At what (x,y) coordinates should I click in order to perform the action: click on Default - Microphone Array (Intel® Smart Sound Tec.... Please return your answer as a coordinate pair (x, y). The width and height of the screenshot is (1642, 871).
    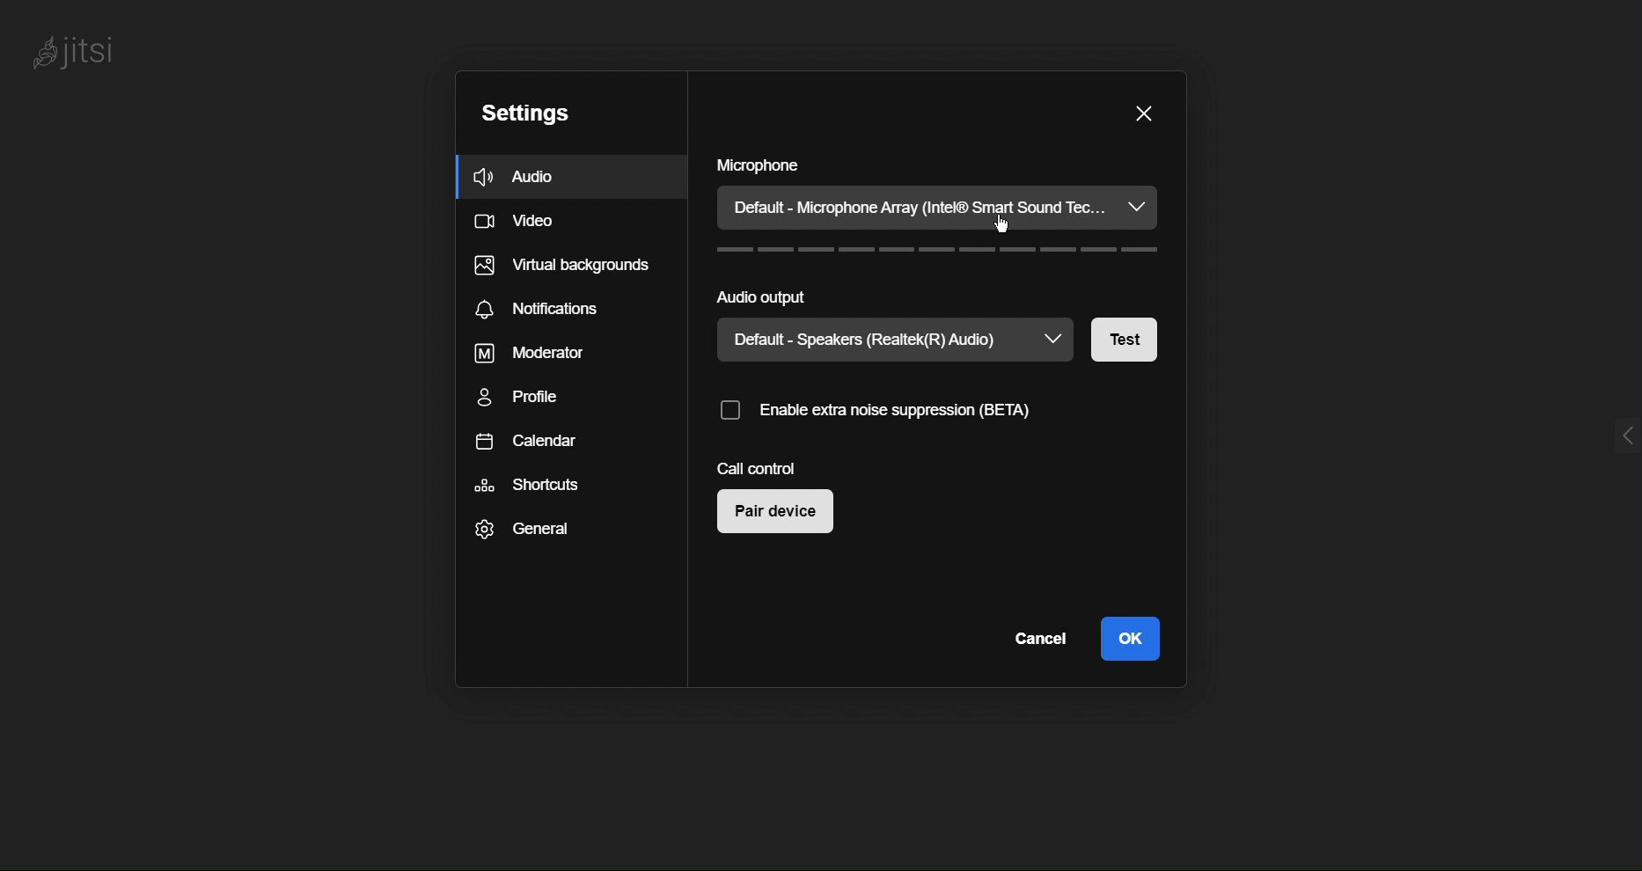
    Looking at the image, I should click on (937, 209).